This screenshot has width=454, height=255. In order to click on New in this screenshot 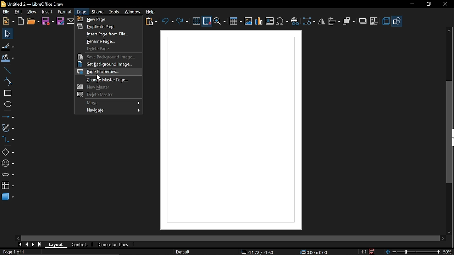, I will do `click(9, 21)`.